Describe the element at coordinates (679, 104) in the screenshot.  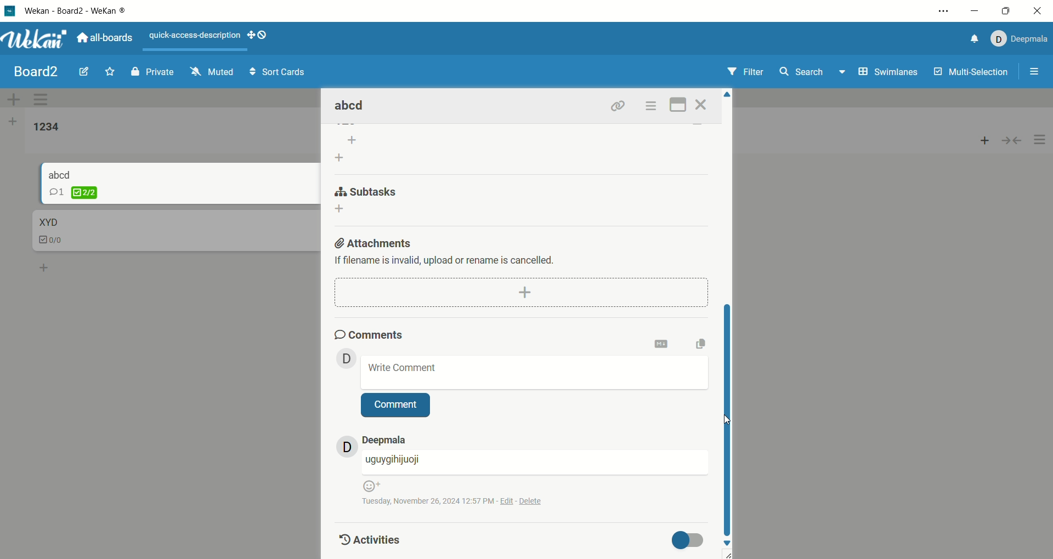
I see `maximize` at that location.